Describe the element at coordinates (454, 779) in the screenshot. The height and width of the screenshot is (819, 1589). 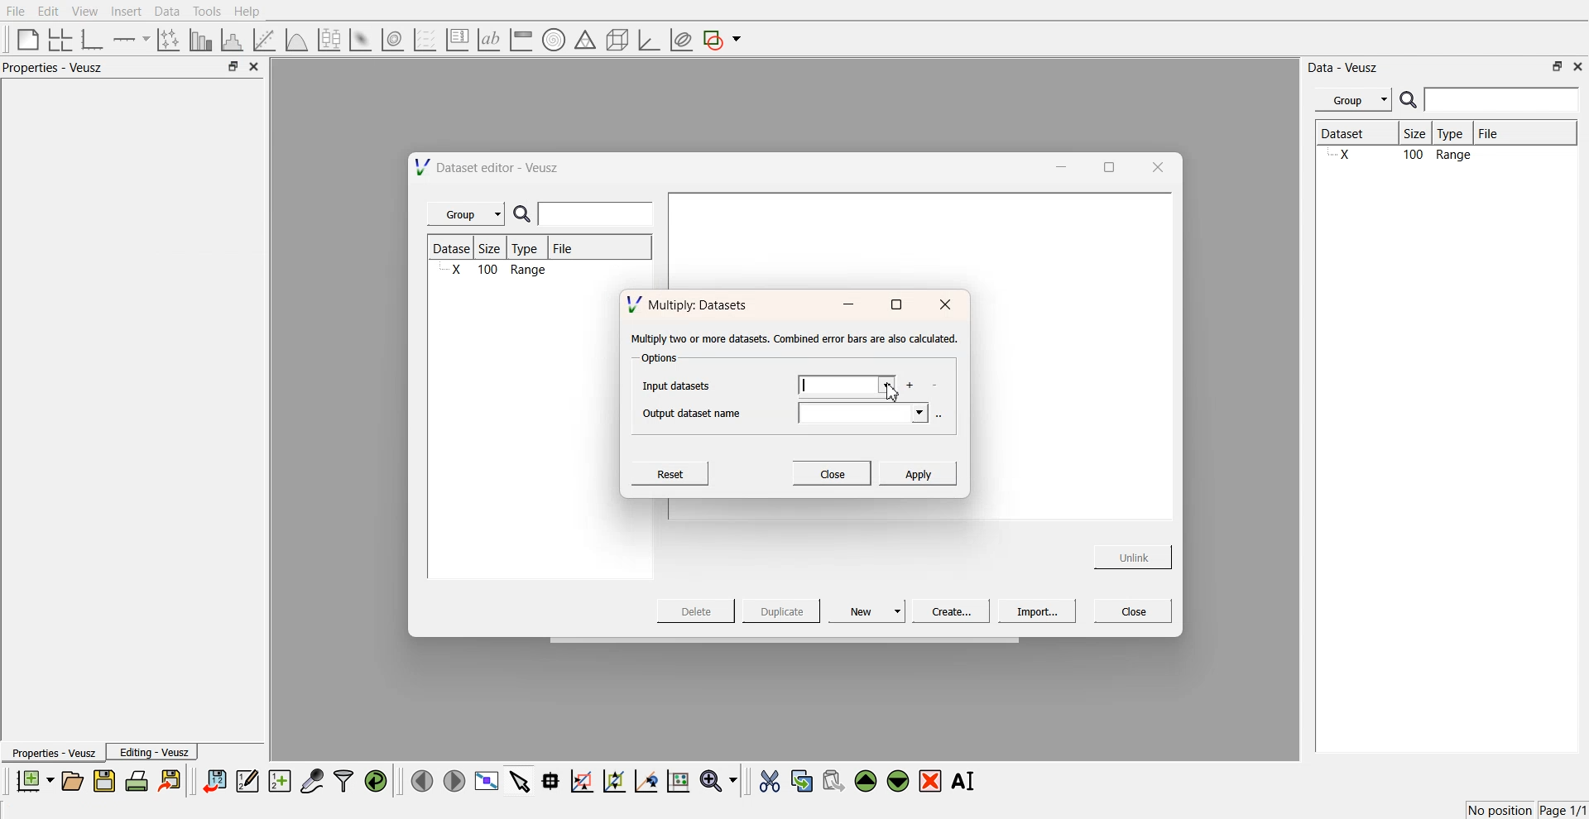
I see `move right` at that location.